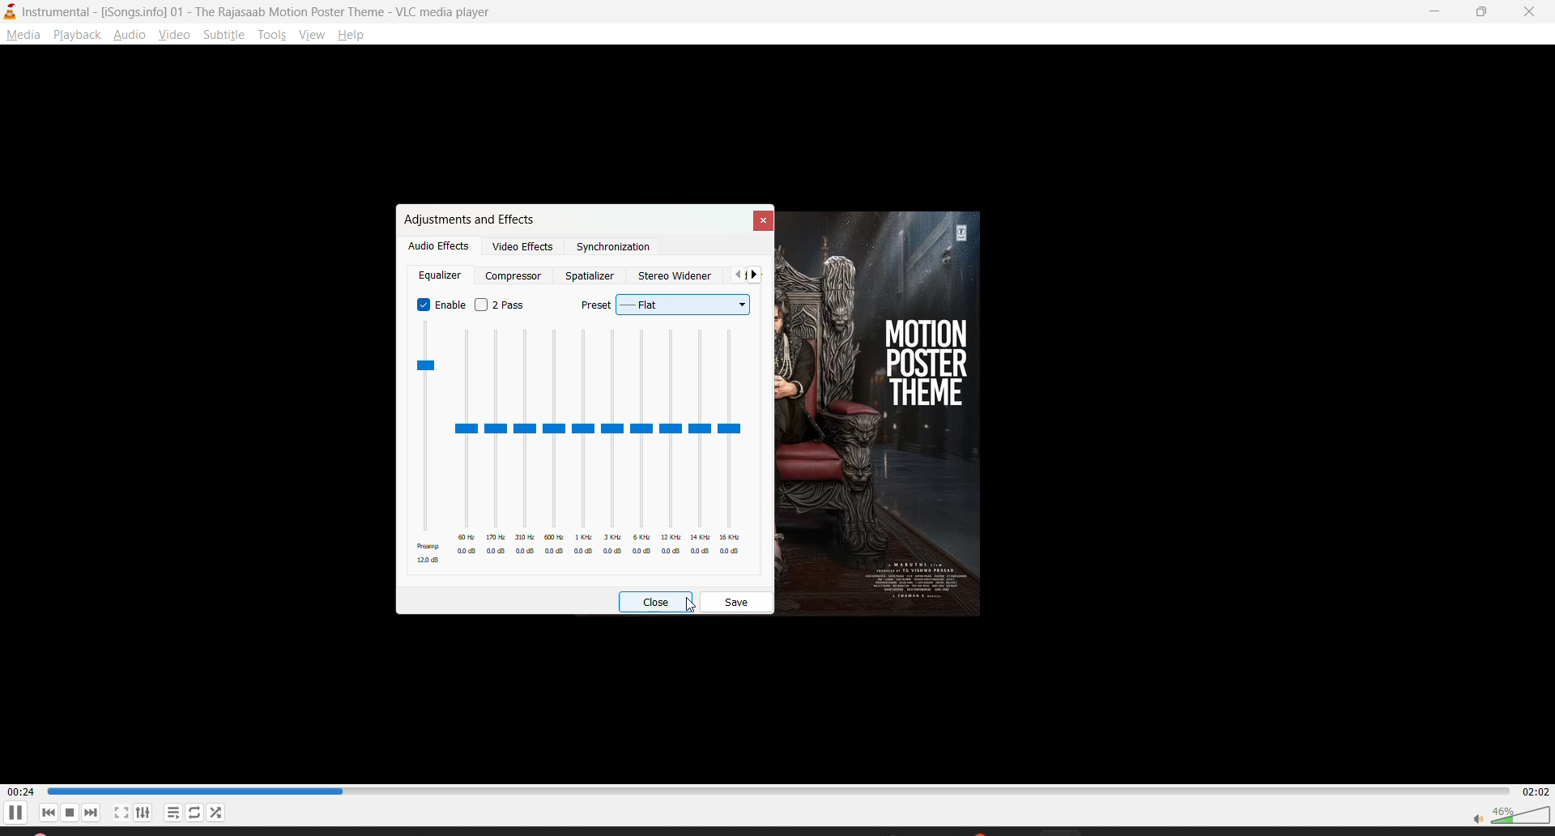 The image size is (1555, 836). I want to click on audio effects, so click(439, 246).